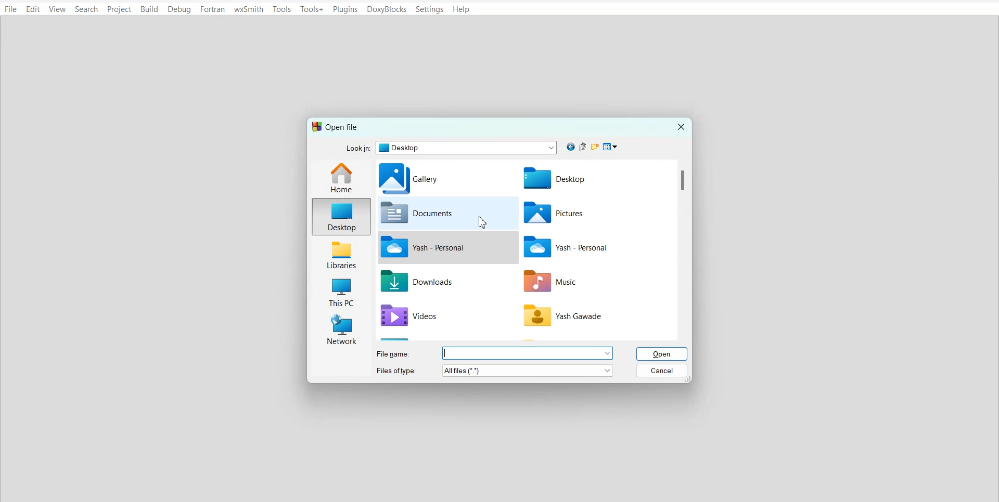 The height and width of the screenshot is (502, 999). I want to click on Libraries, so click(339, 256).